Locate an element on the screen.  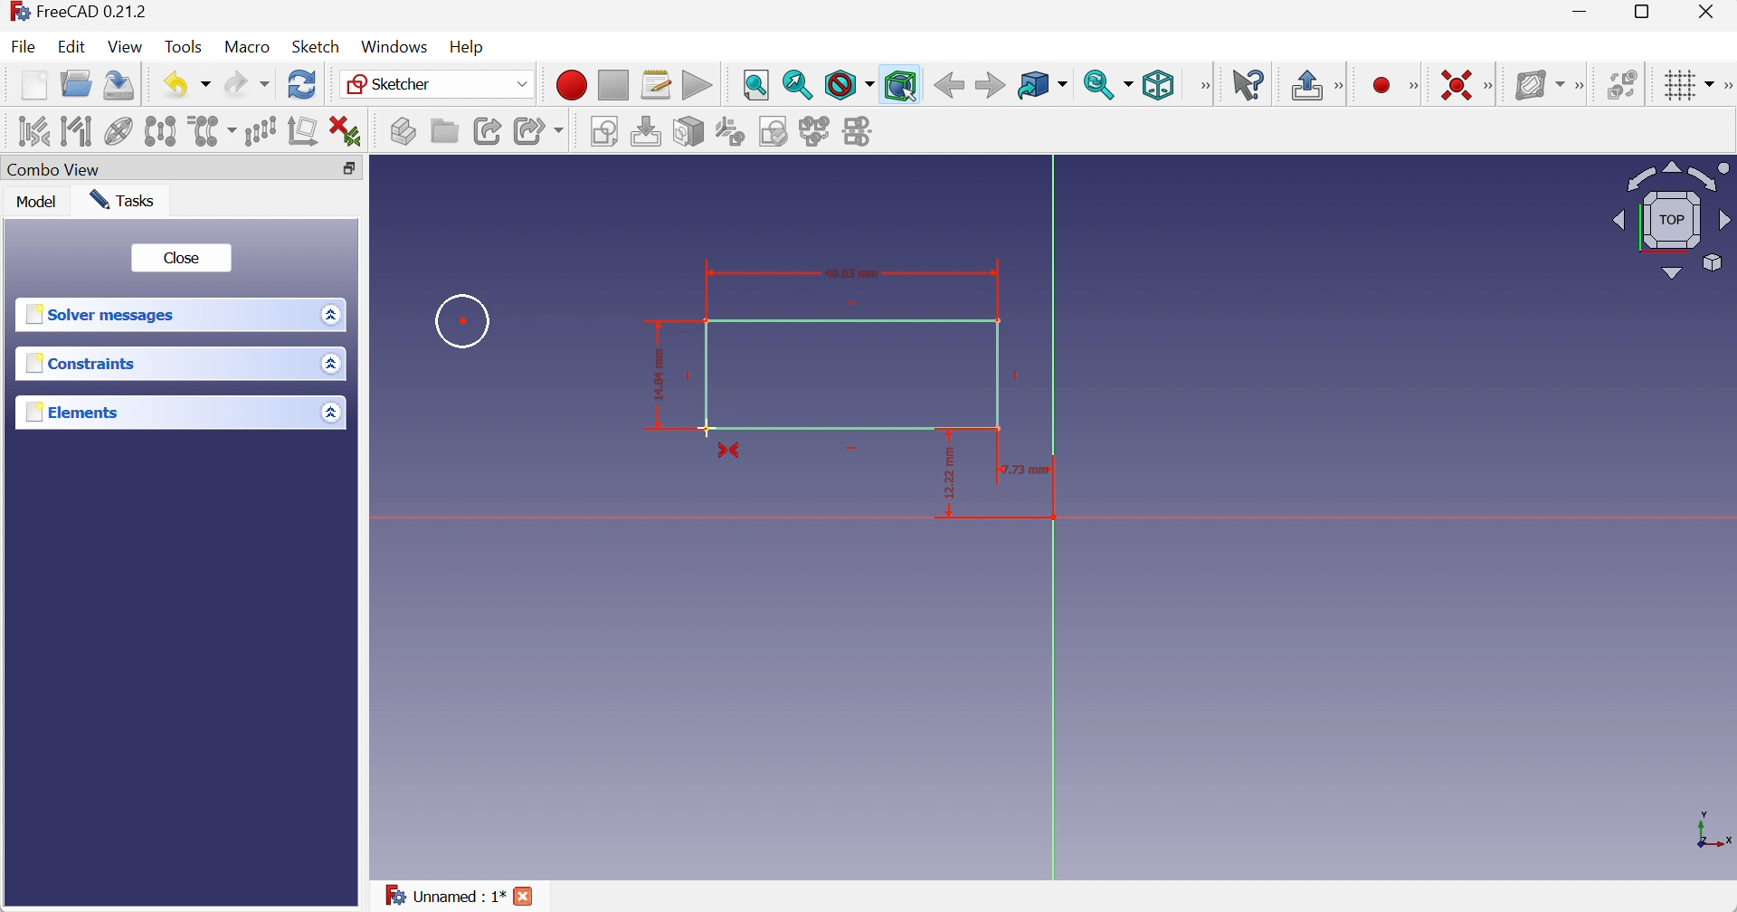
Show/hide internal geometry is located at coordinates (119, 131).